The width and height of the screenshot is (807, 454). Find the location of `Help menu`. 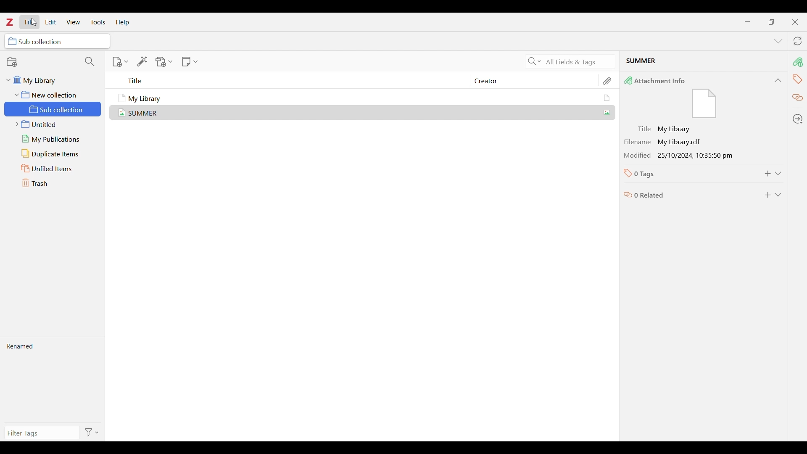

Help menu is located at coordinates (123, 22).